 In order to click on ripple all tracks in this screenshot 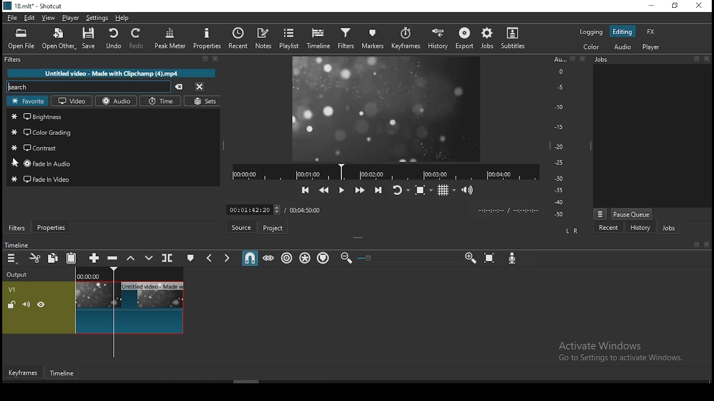, I will do `click(305, 258)`.